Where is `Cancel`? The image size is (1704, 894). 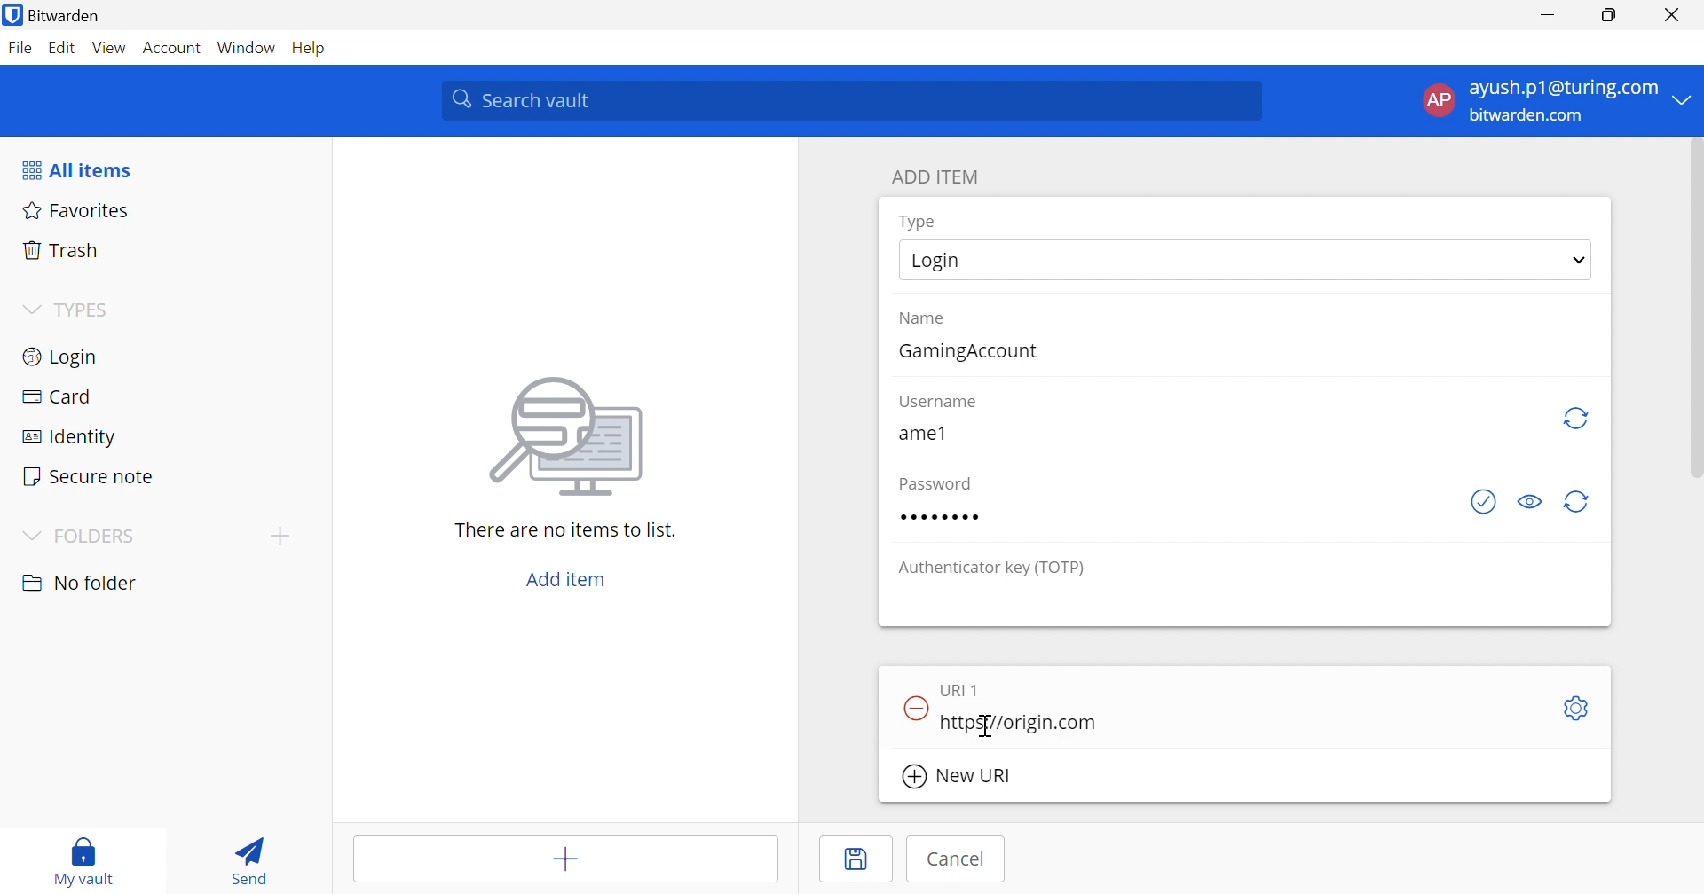 Cancel is located at coordinates (952, 861).